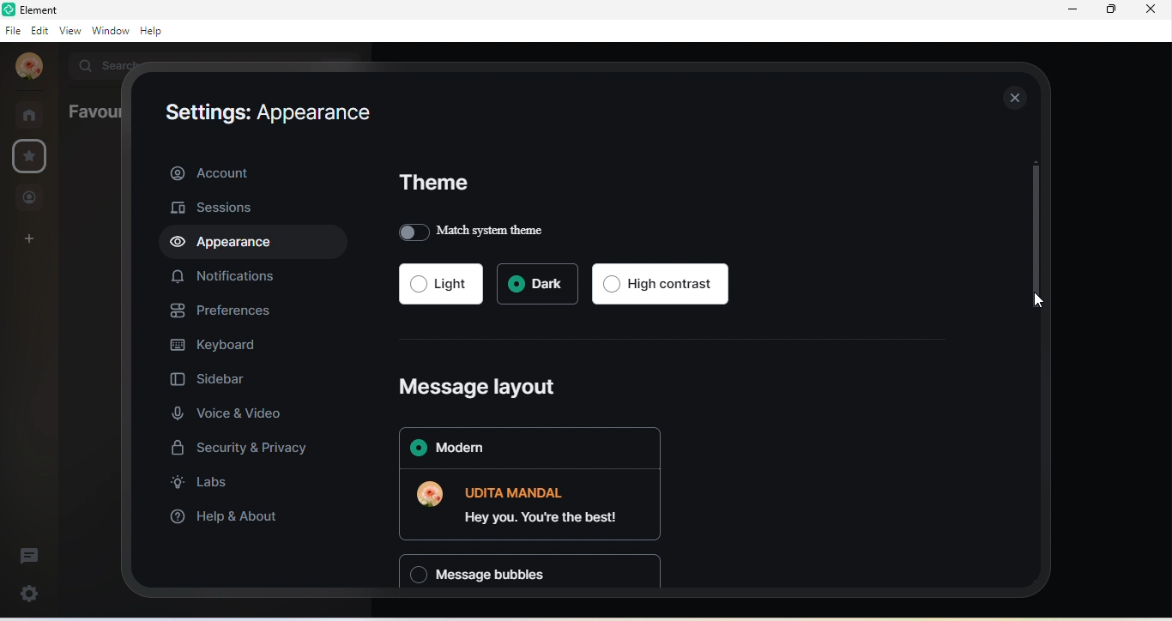 The image size is (1172, 621). Describe the element at coordinates (31, 113) in the screenshot. I see `rooms` at that location.